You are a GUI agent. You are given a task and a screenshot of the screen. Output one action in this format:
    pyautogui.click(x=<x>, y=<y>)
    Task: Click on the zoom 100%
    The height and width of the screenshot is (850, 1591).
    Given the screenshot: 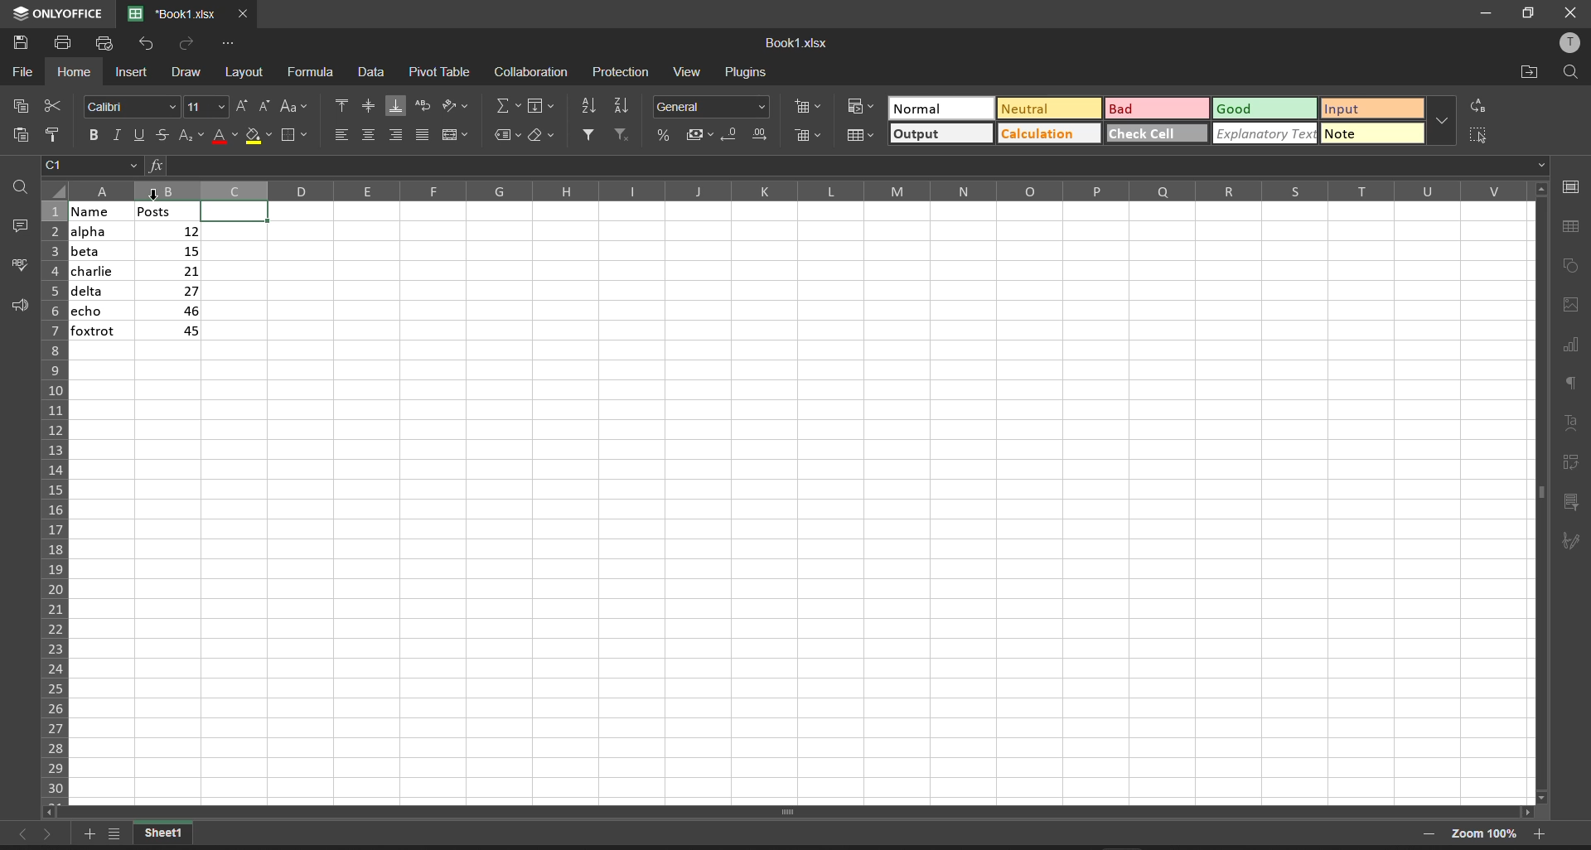 What is the action you would take?
    pyautogui.click(x=1491, y=833)
    